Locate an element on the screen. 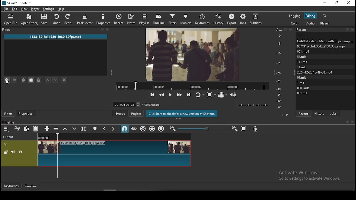 The height and width of the screenshot is (200, 356). audio is located at coordinates (310, 23).